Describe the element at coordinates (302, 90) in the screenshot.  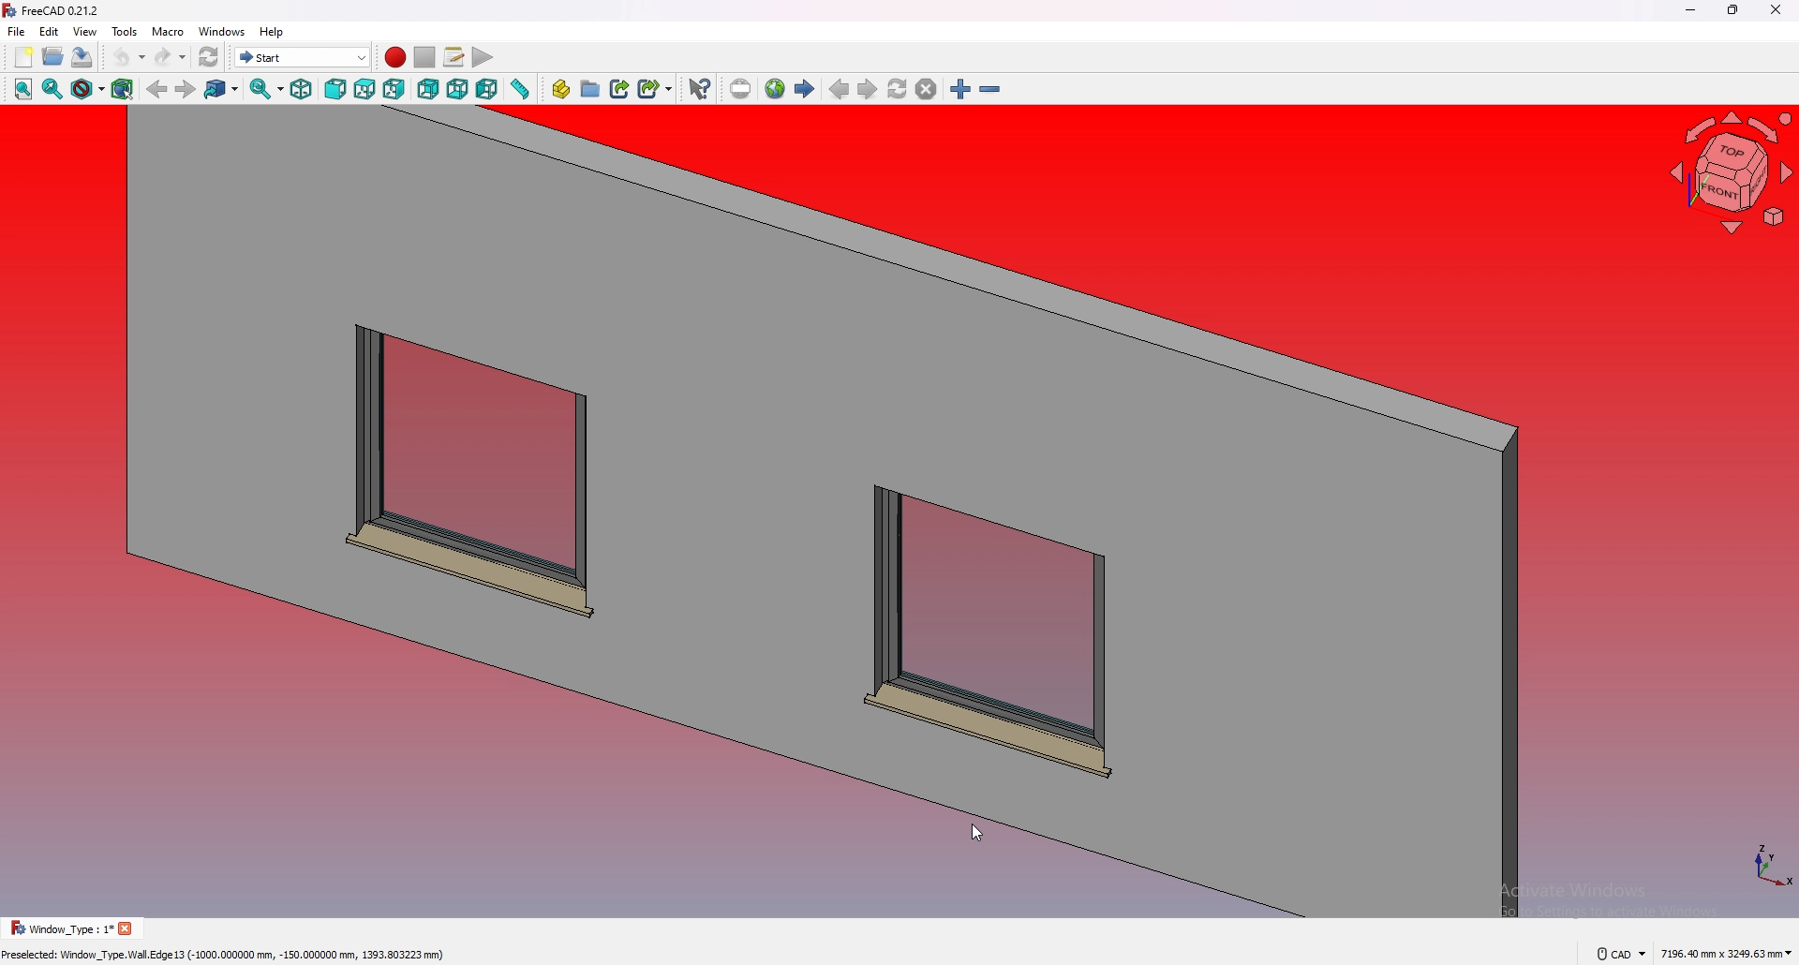
I see `isometric` at that location.